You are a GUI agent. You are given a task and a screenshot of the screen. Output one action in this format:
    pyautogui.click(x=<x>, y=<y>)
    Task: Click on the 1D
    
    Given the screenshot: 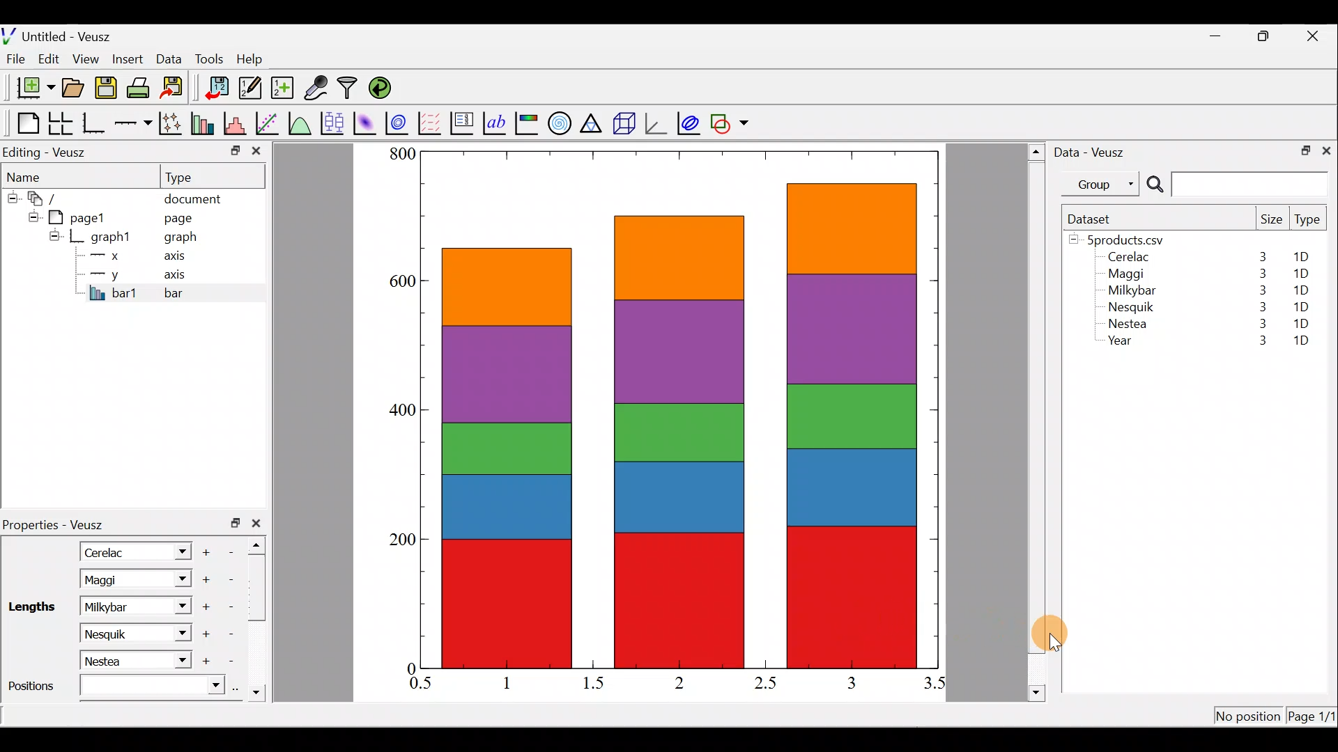 What is the action you would take?
    pyautogui.click(x=1300, y=274)
    